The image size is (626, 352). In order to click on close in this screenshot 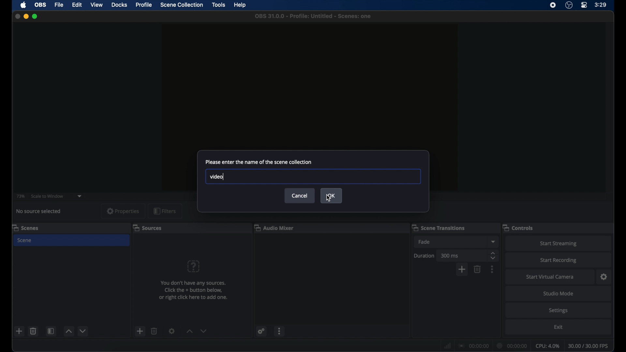, I will do `click(17, 17)`.